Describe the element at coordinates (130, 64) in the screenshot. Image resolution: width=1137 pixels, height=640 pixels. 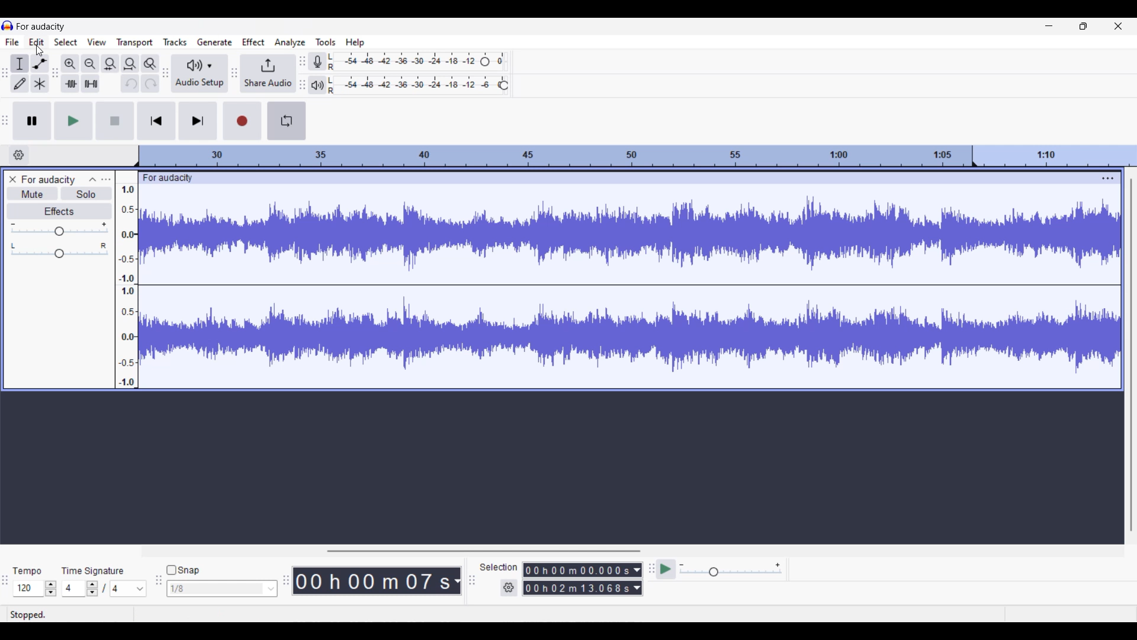
I see `Fit project to width` at that location.